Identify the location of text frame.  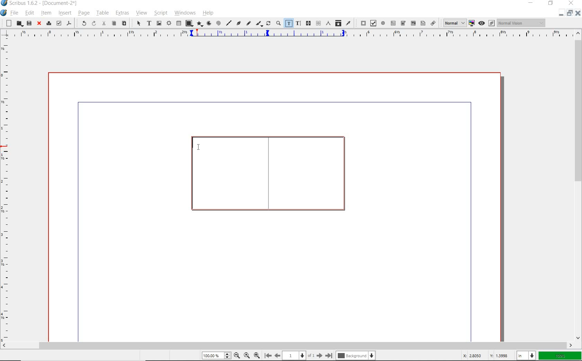
(268, 173).